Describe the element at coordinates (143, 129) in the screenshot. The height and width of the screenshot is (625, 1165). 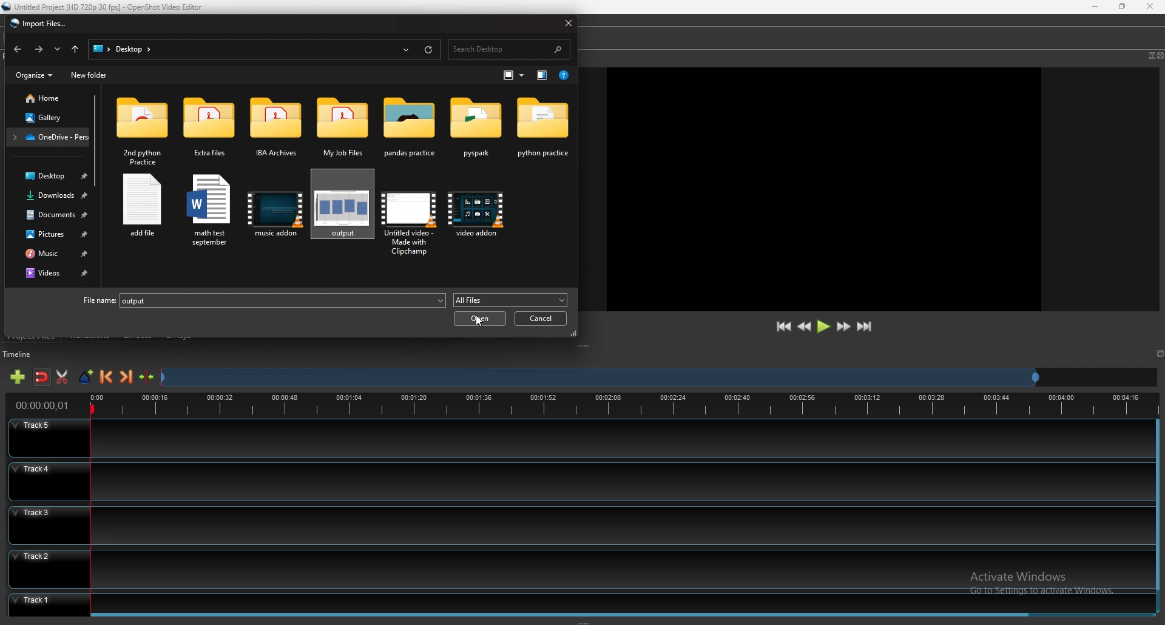
I see `folder` at that location.